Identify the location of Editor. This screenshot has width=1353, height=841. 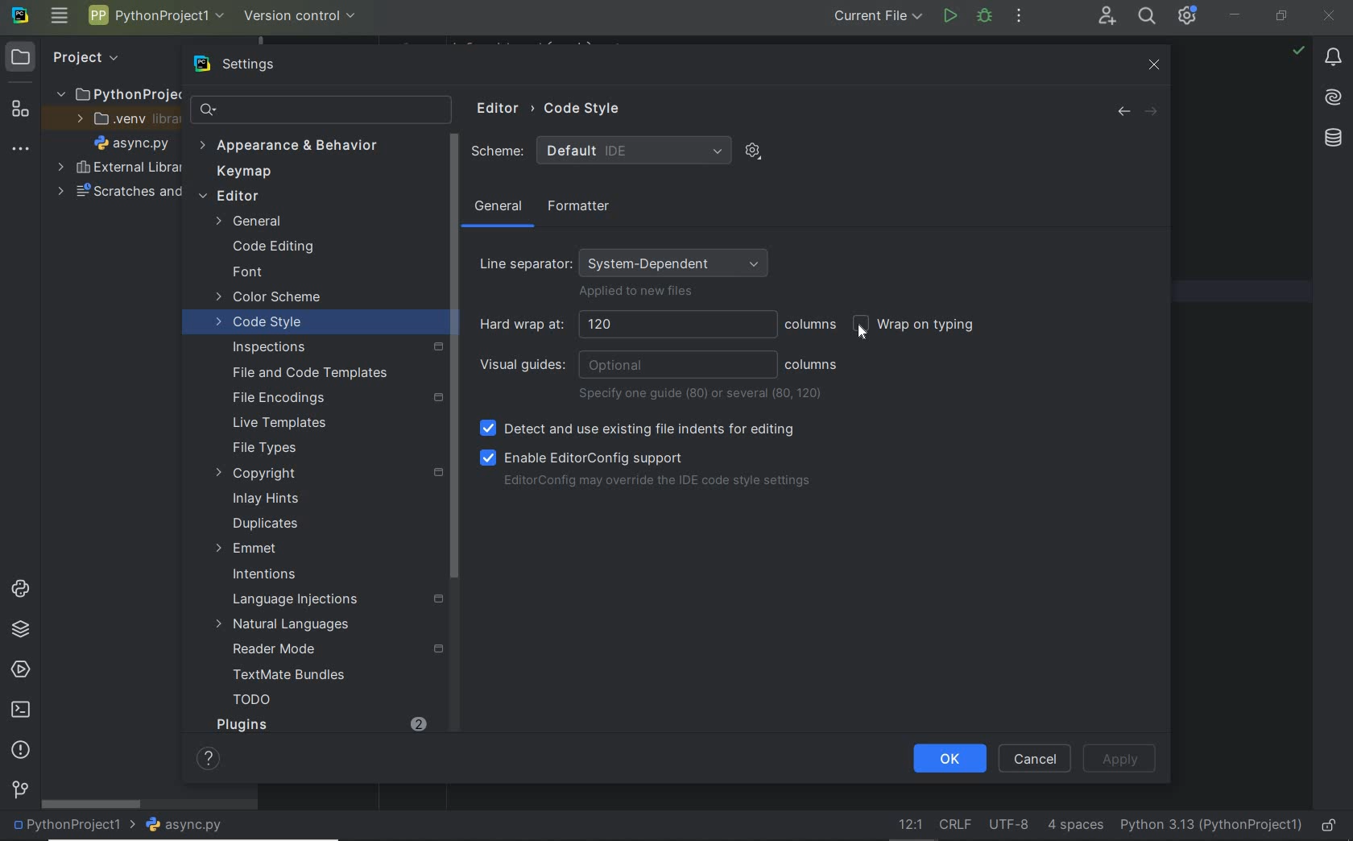
(494, 110).